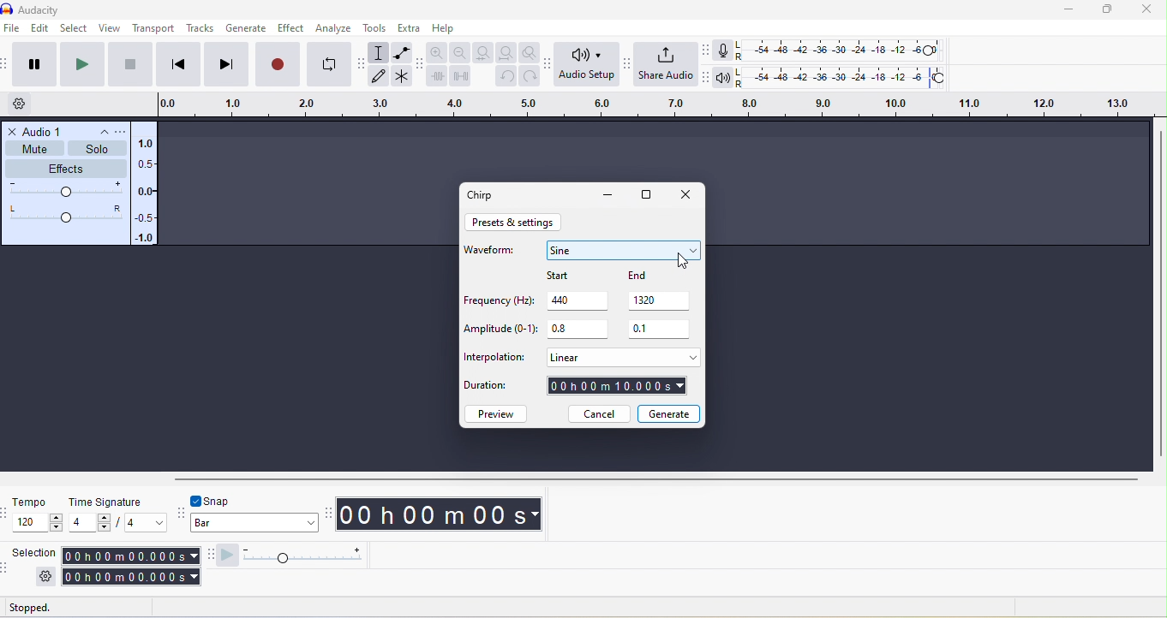 Image resolution: width=1167 pixels, height=618 pixels. What do you see at coordinates (667, 64) in the screenshot?
I see `share audio` at bounding box center [667, 64].